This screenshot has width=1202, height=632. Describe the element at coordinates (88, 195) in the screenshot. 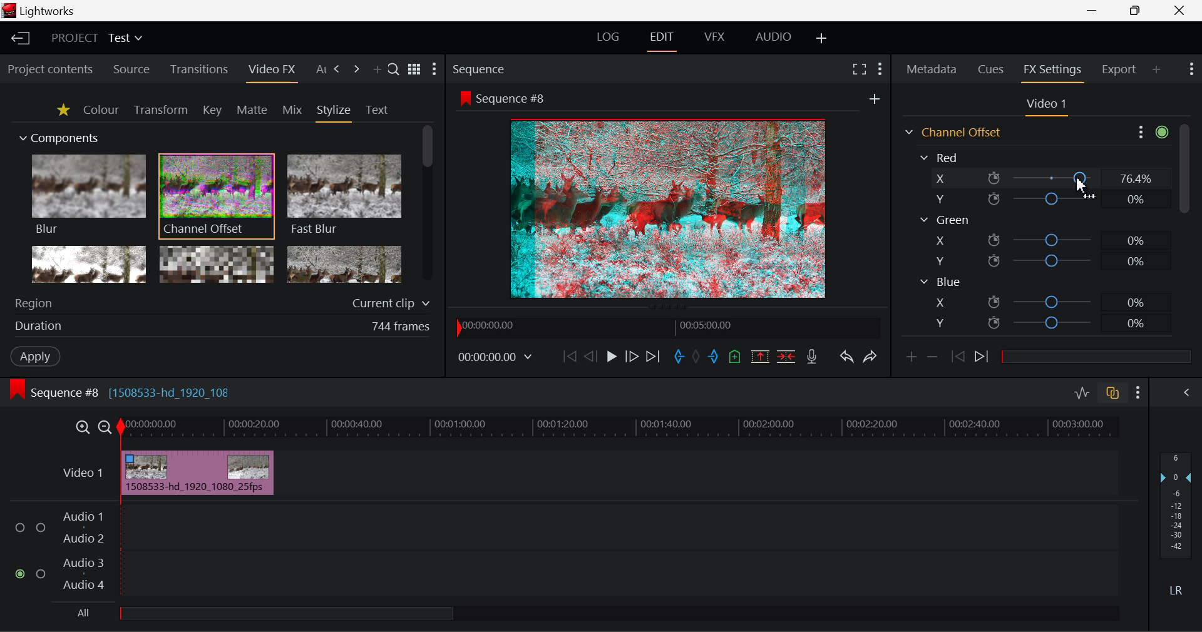

I see `Blur` at that location.